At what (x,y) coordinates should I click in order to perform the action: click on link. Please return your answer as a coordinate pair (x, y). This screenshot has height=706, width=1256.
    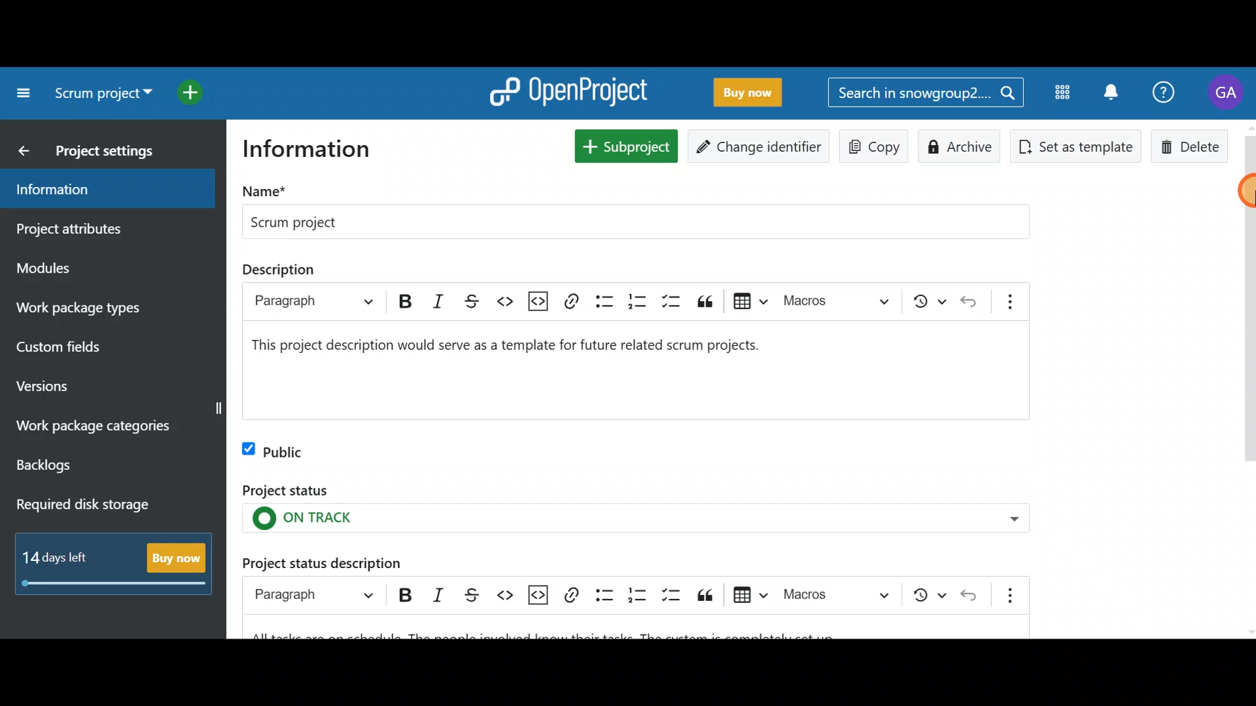
    Looking at the image, I should click on (572, 301).